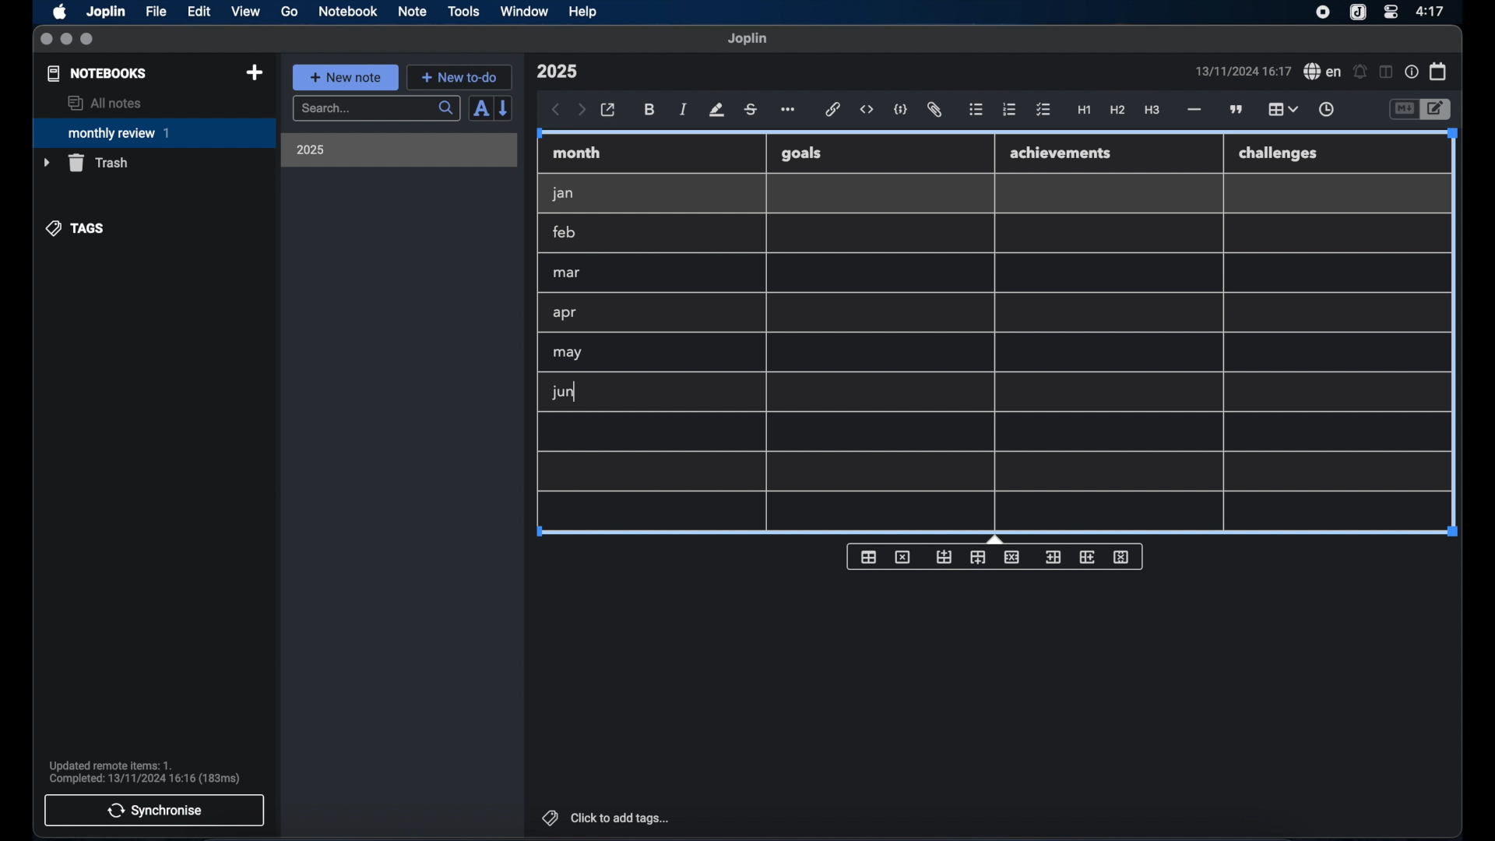  What do you see at coordinates (1323, 72) in the screenshot?
I see `spel check` at bounding box center [1323, 72].